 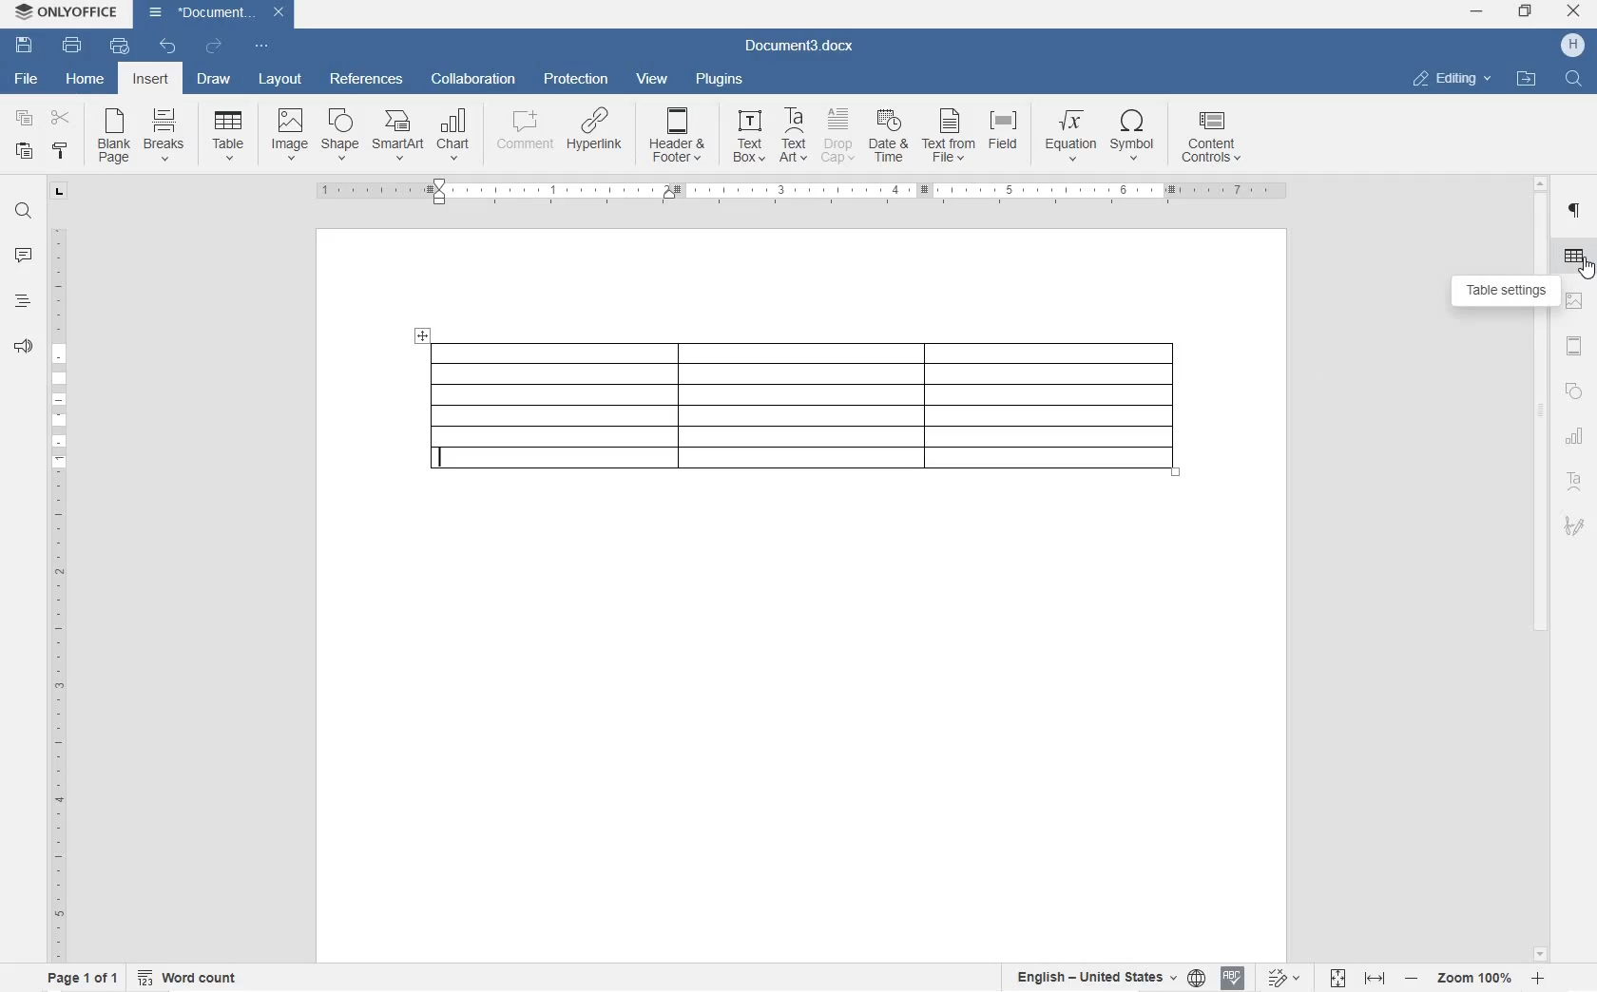 I want to click on HEADINGS, so click(x=20, y=302).